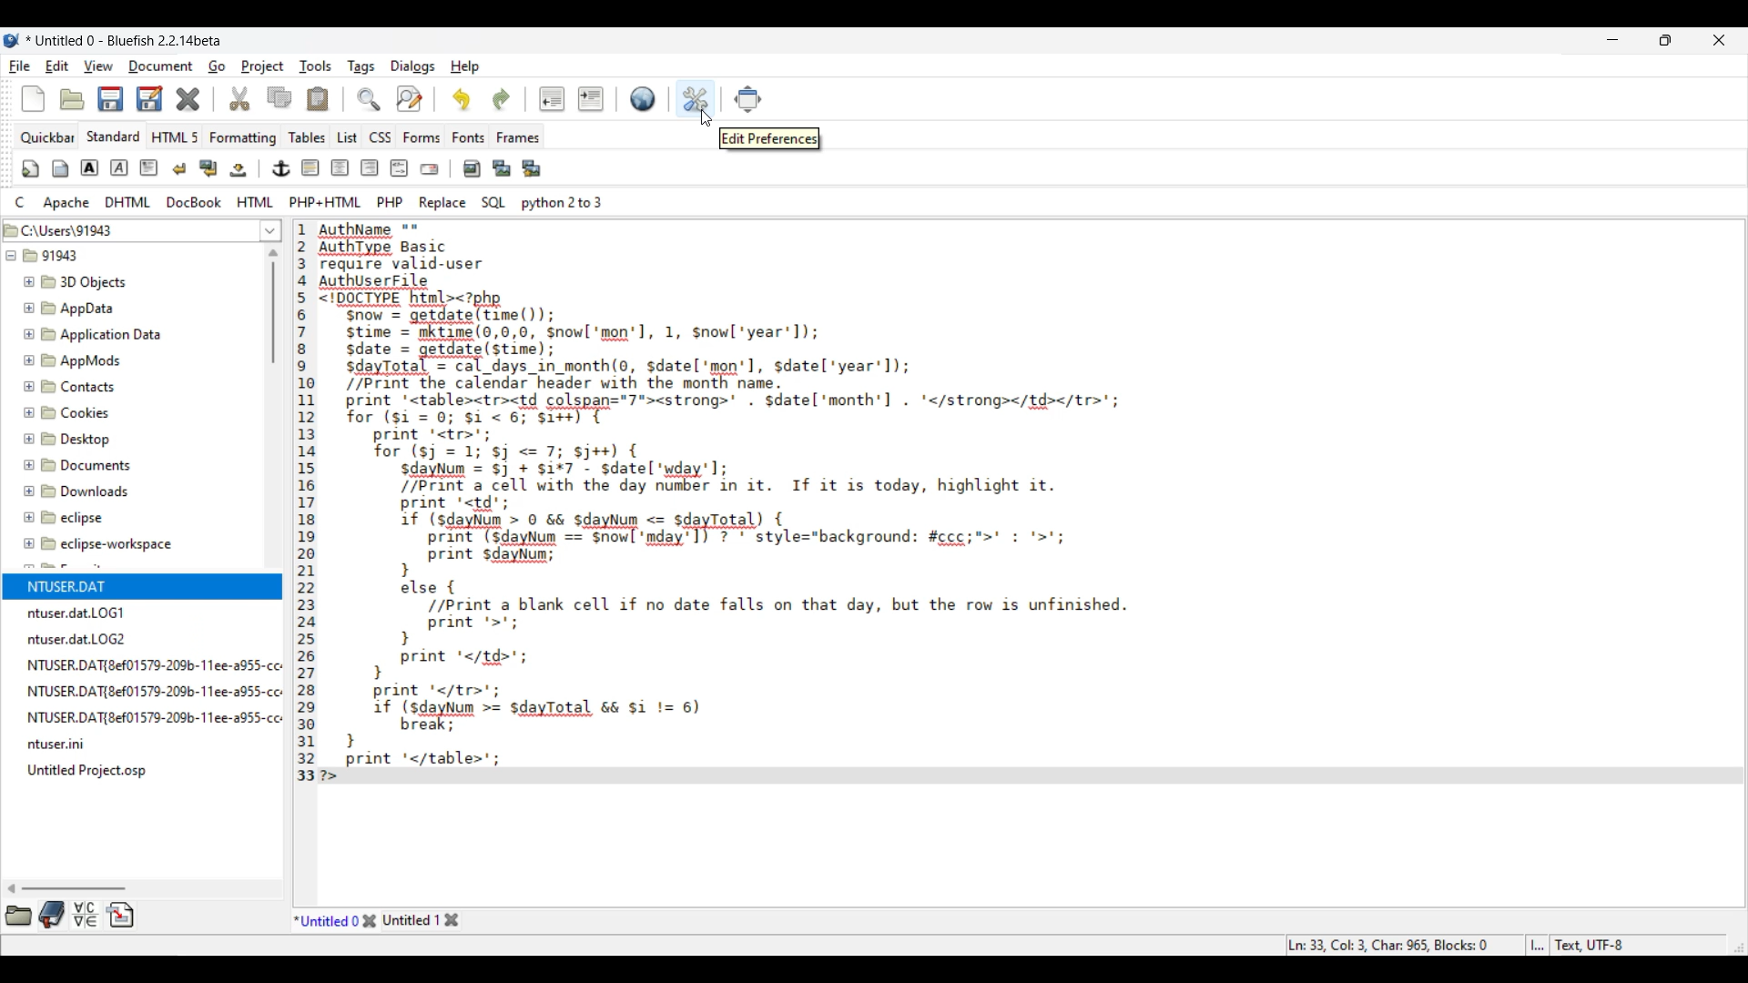  What do you see at coordinates (174, 137) in the screenshot?
I see `HTML 5 menu` at bounding box center [174, 137].